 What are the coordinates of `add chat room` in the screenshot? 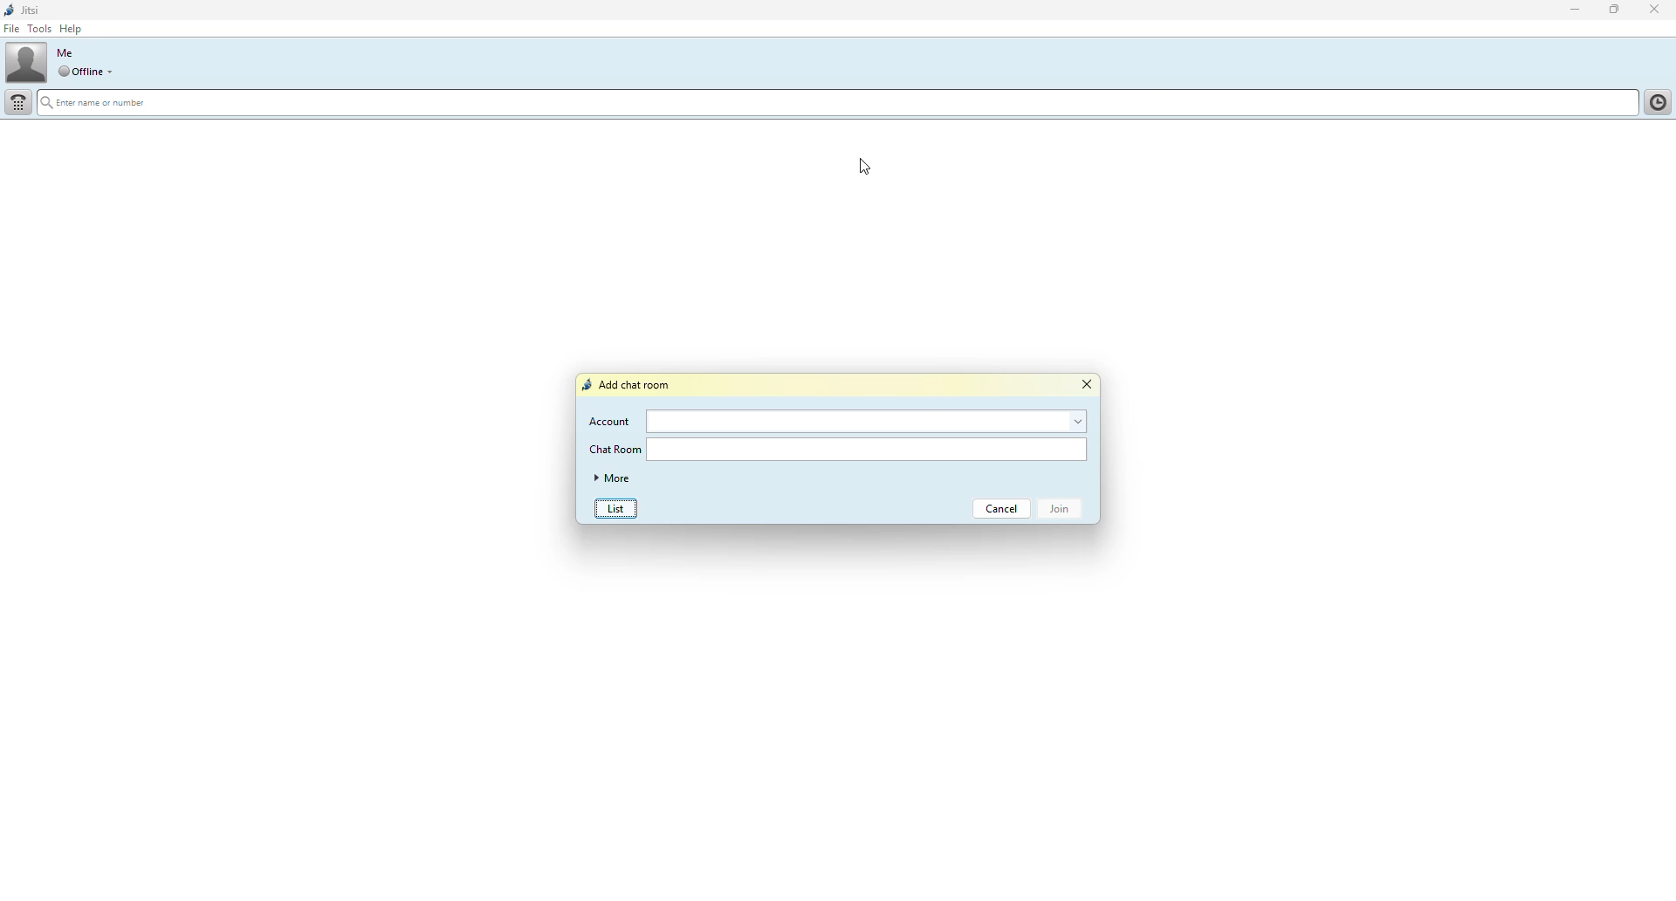 It's located at (629, 383).